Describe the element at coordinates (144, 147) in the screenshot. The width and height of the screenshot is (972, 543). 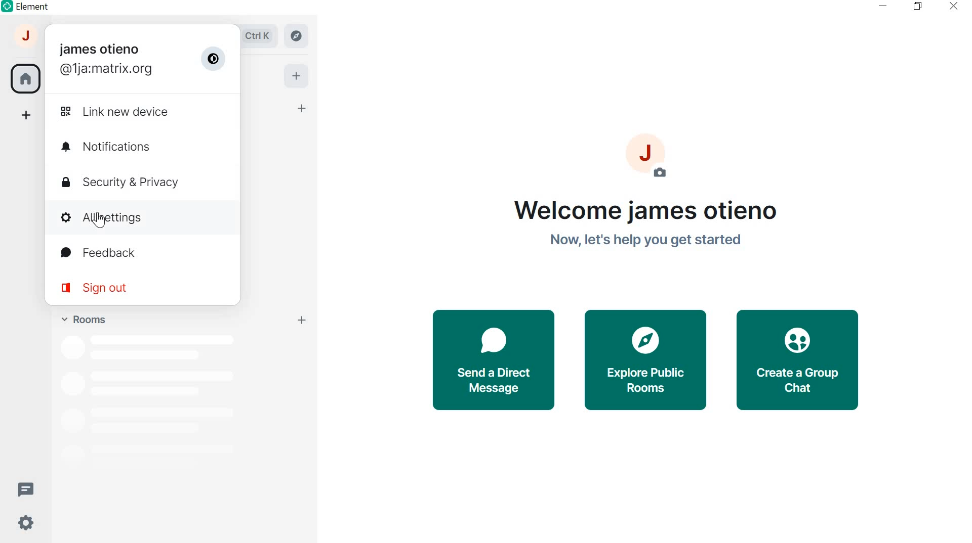
I see `NOTIFICATIONS` at that location.